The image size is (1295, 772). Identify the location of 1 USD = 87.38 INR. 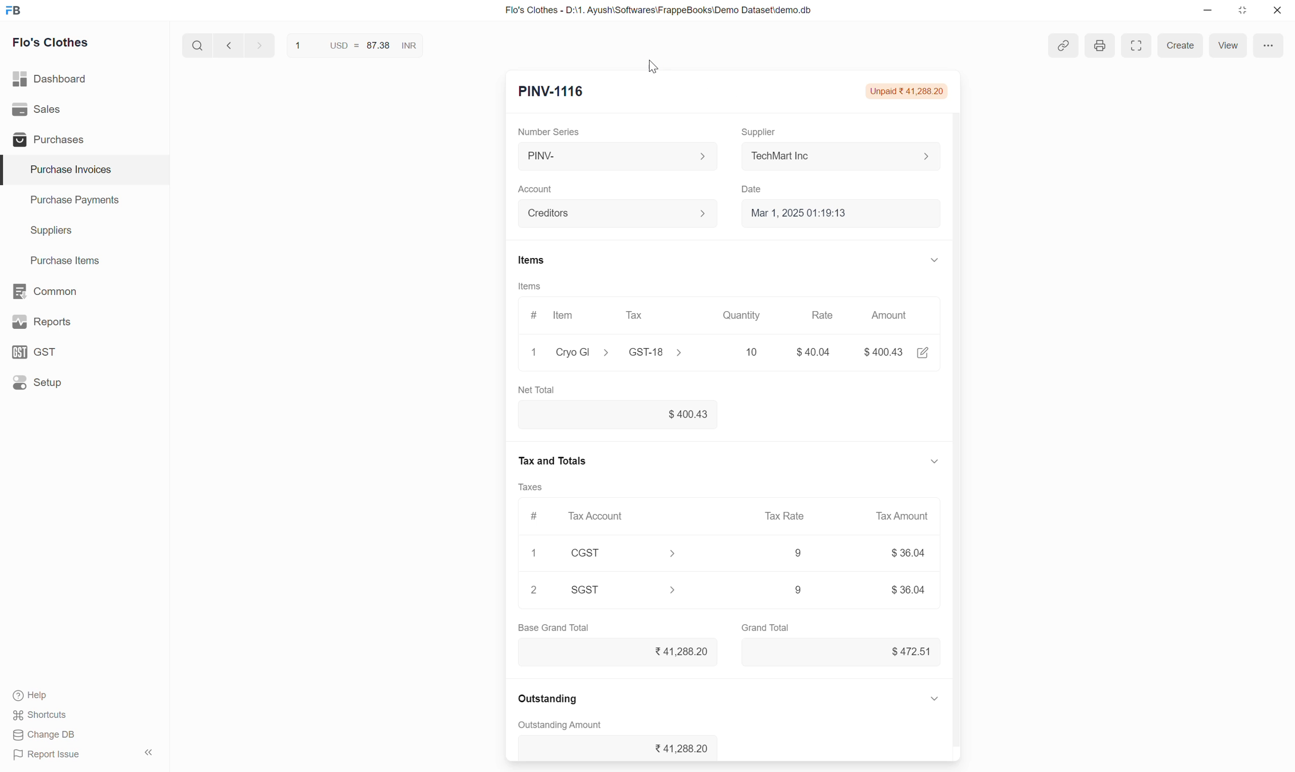
(354, 44).